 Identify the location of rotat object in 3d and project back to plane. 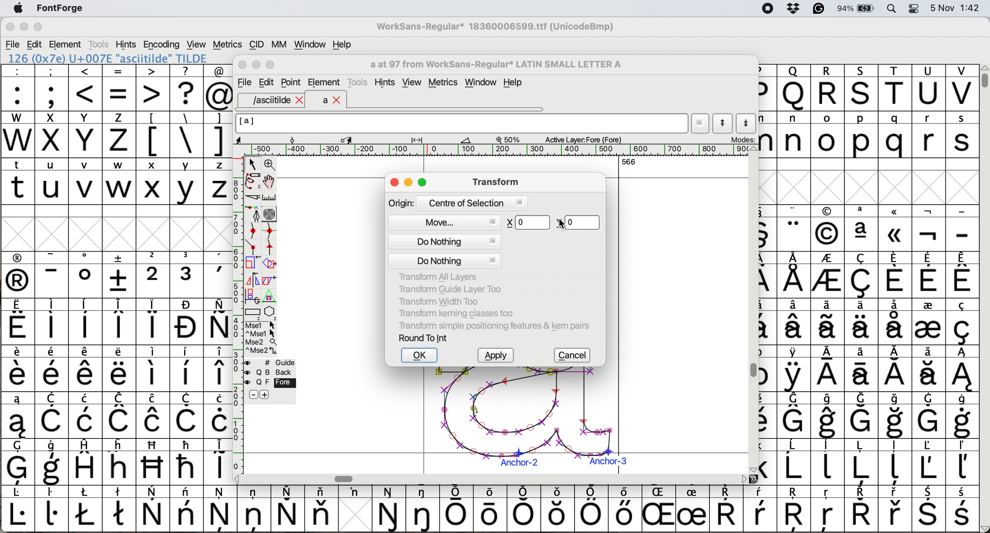
(251, 296).